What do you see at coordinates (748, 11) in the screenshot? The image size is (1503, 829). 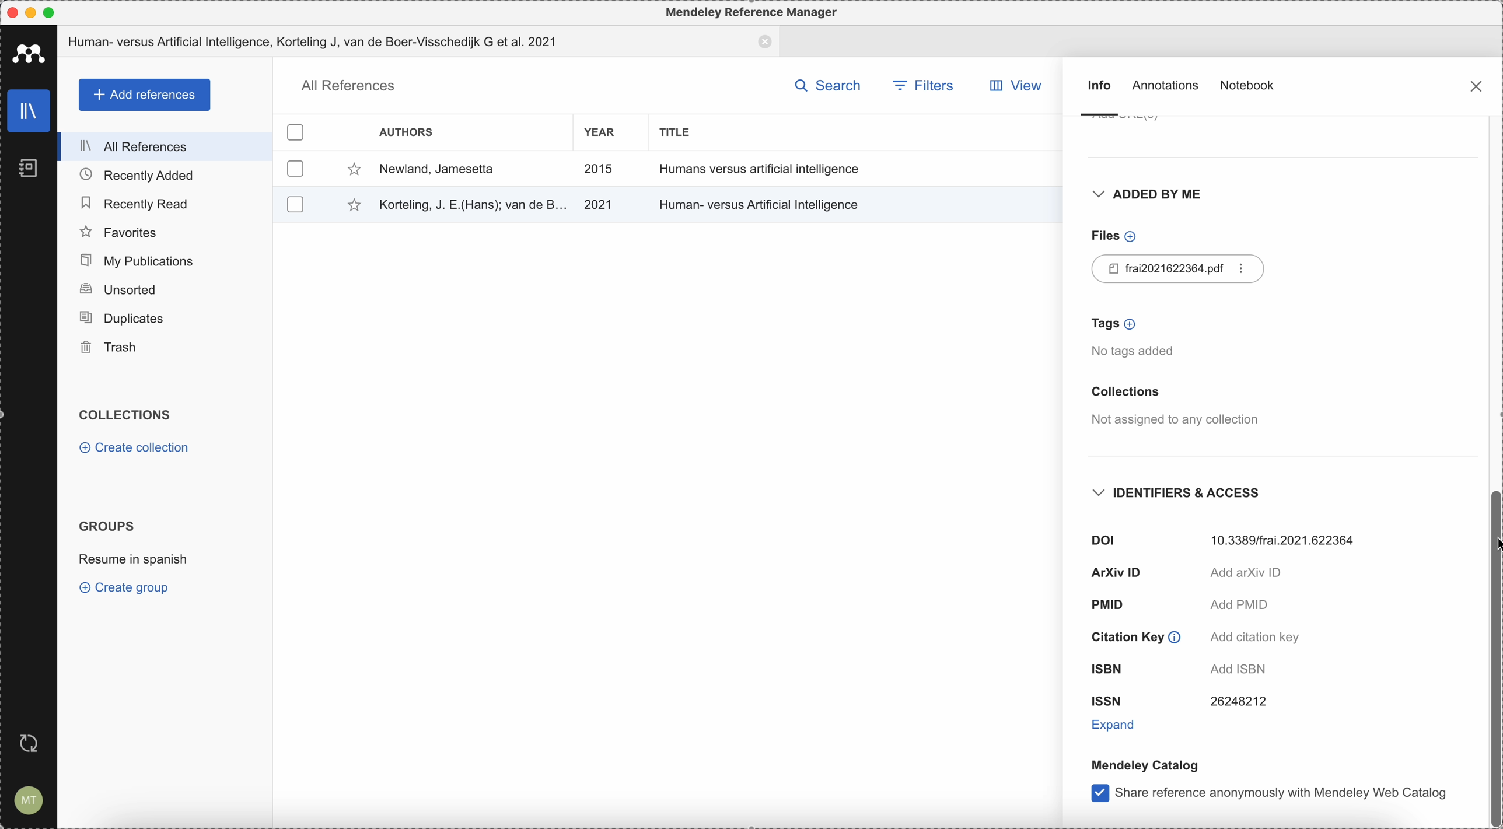 I see `Mendeley Reference Manager` at bounding box center [748, 11].